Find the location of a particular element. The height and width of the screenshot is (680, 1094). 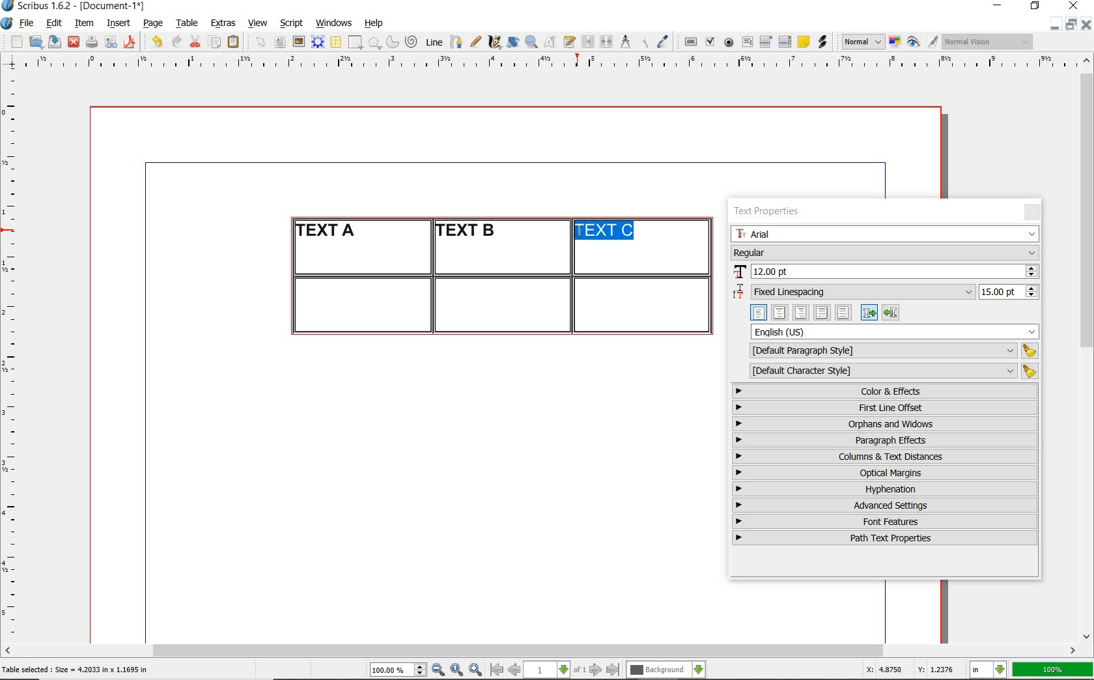

Table selected : Size = 4.2033 in x 1.1695 in is located at coordinates (76, 669).